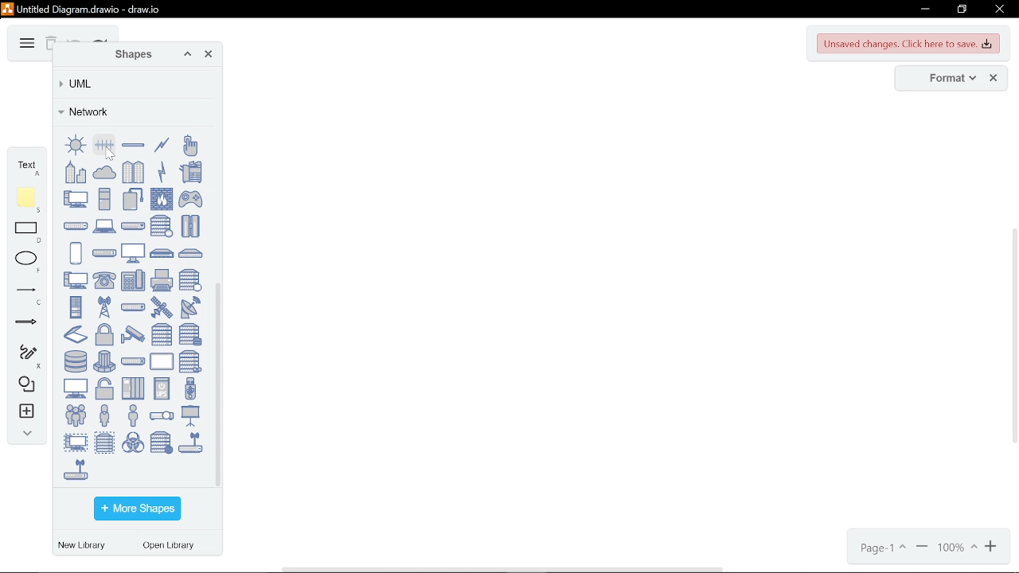 The width and height of the screenshot is (1019, 573). Describe the element at coordinates (220, 383) in the screenshot. I see `vertical scrollbar` at that location.